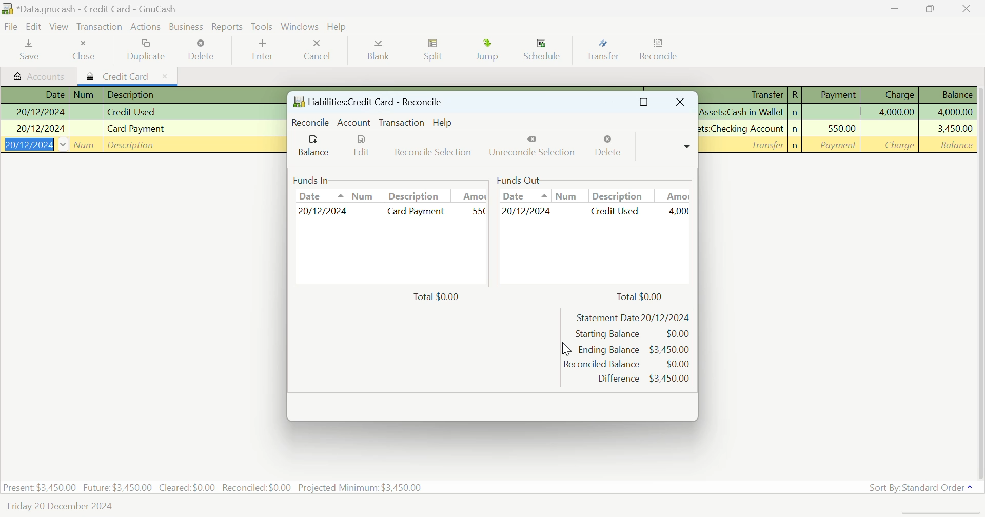  I want to click on Delete, so click(203, 50).